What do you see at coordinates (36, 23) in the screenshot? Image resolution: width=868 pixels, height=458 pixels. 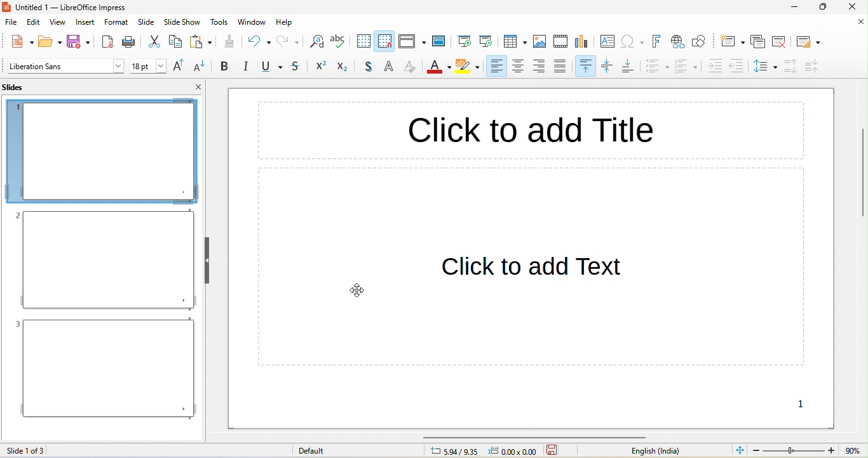 I see `edit` at bounding box center [36, 23].